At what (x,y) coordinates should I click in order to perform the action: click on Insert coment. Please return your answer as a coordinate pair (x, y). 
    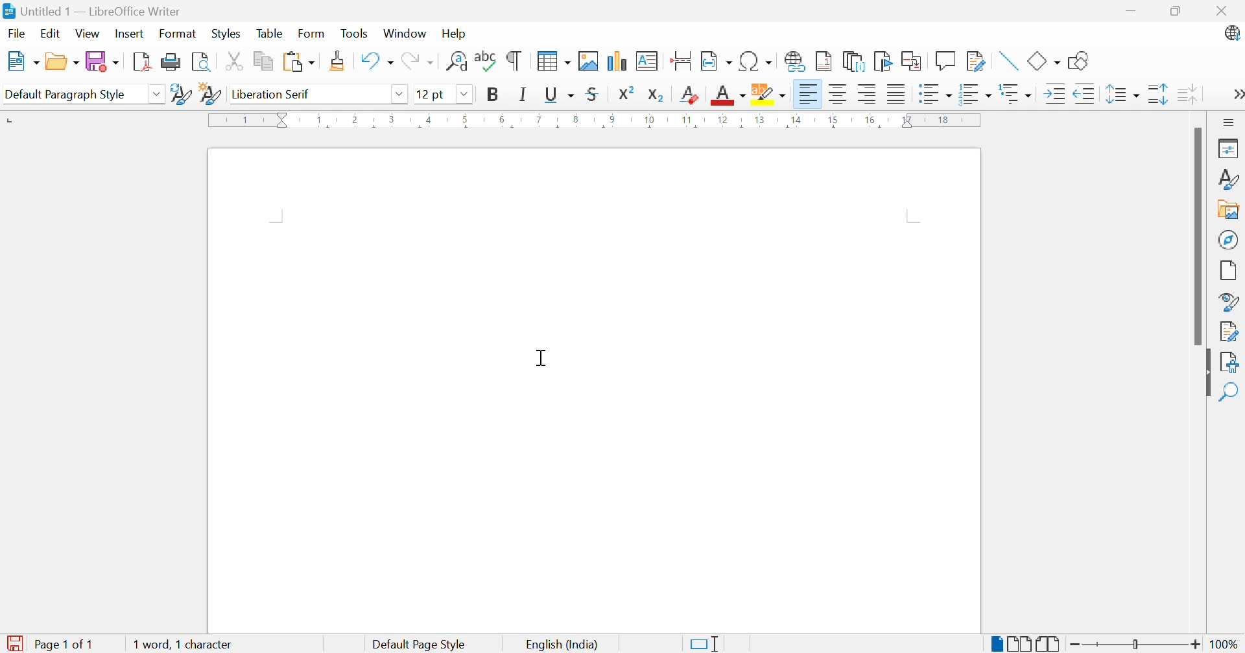
    Looking at the image, I should click on (946, 60).